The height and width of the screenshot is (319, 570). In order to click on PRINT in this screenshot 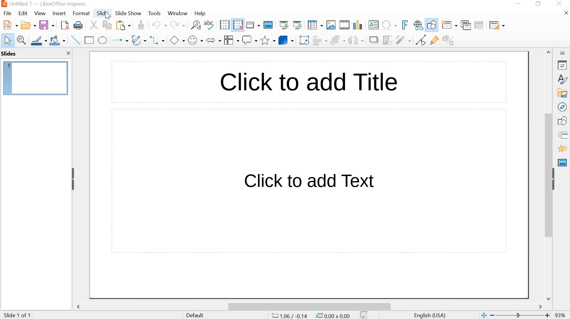, I will do `click(79, 26)`.